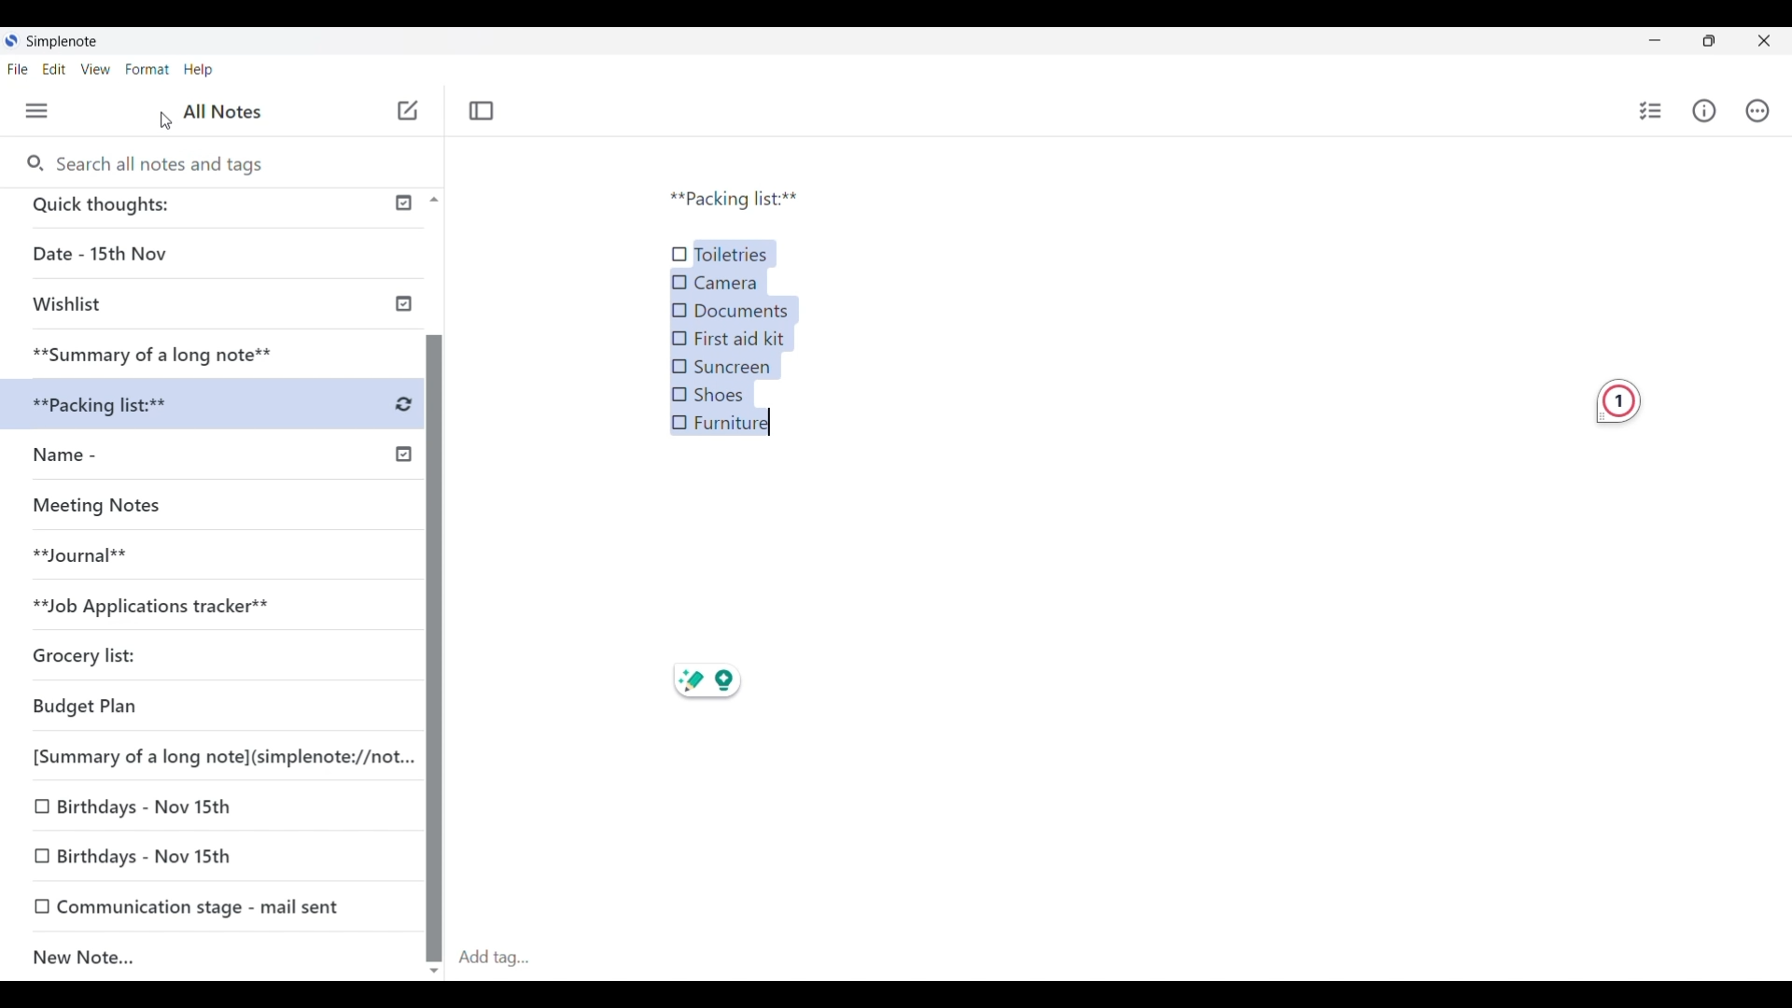 This screenshot has height=1008, width=1792. What do you see at coordinates (102, 562) in the screenshot?
I see `Journal` at bounding box center [102, 562].